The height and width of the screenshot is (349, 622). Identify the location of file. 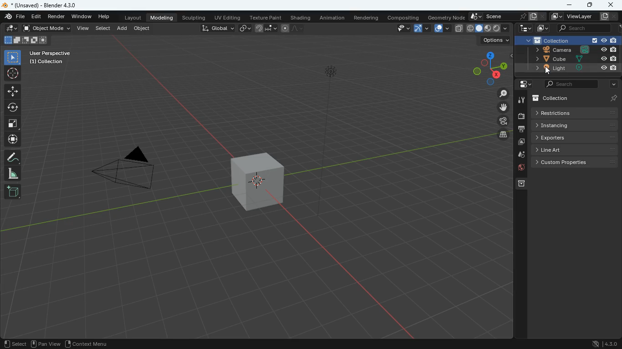
(14, 17).